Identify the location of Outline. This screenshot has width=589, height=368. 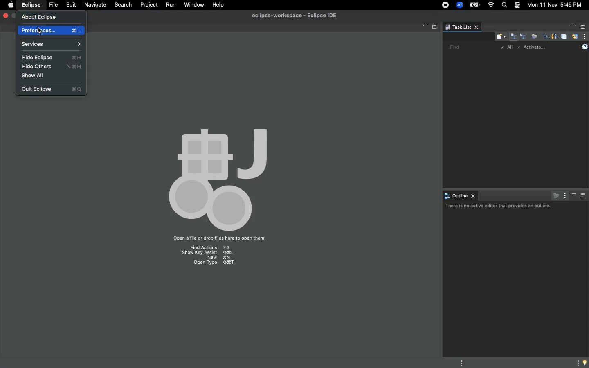
(460, 195).